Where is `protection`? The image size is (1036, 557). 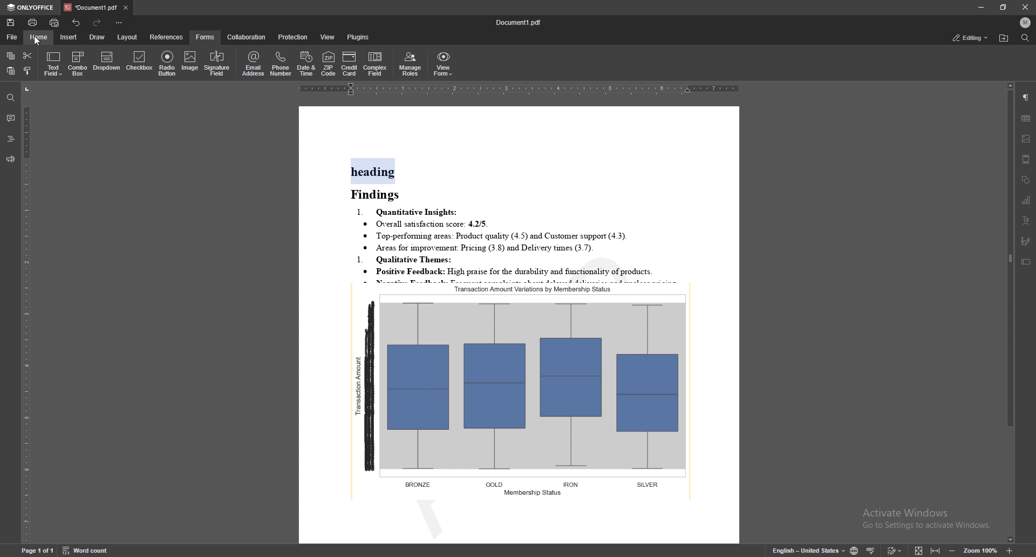 protection is located at coordinates (294, 37).